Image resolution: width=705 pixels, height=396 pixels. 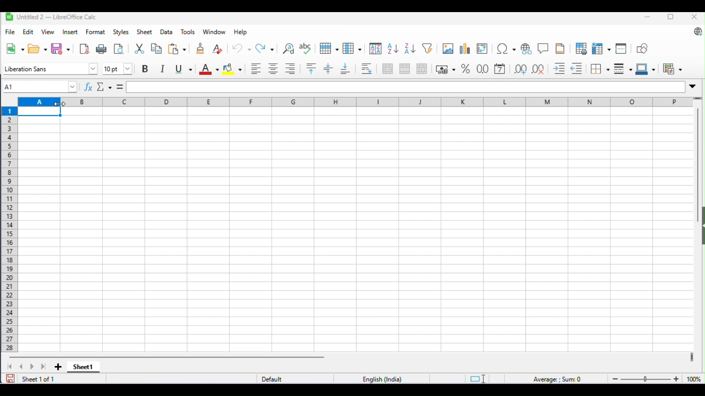 I want to click on underline, so click(x=183, y=68).